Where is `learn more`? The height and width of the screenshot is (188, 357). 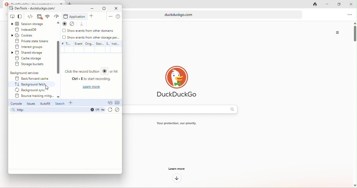 learn more is located at coordinates (176, 168).